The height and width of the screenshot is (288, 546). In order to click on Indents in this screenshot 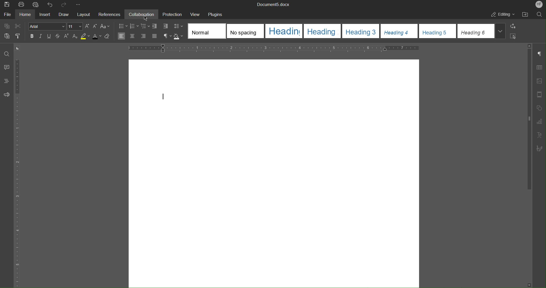, I will do `click(160, 26)`.